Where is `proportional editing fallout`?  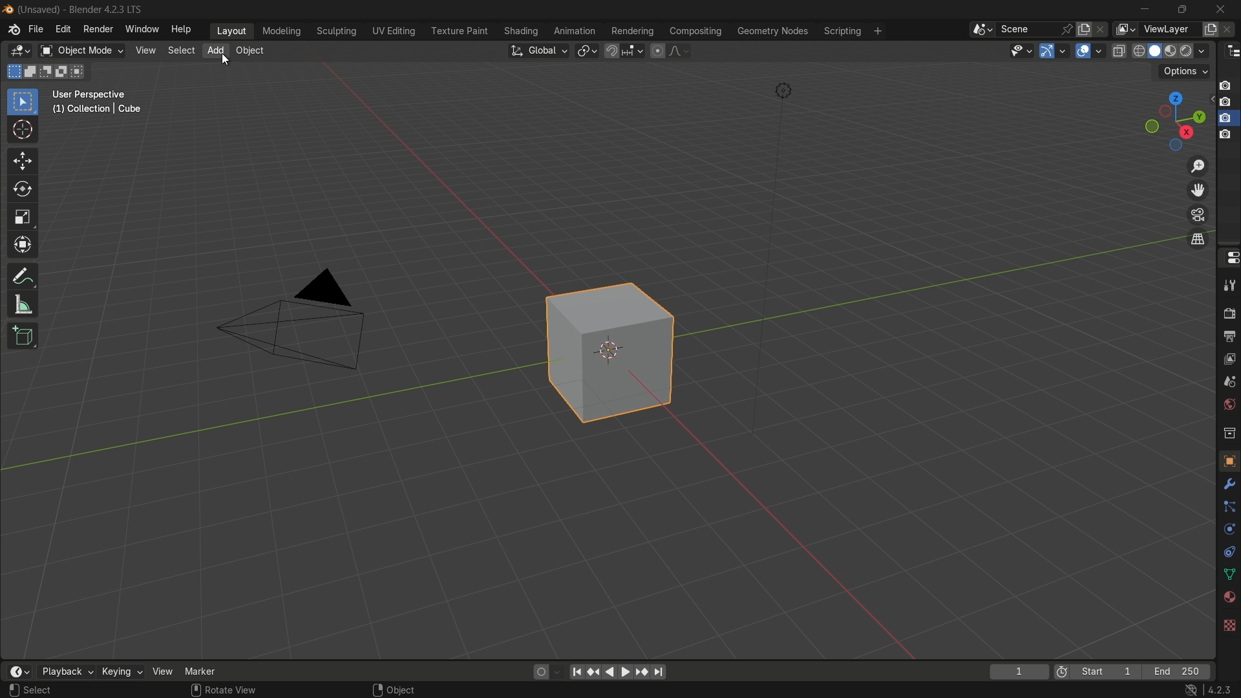
proportional editing fallout is located at coordinates (677, 50).